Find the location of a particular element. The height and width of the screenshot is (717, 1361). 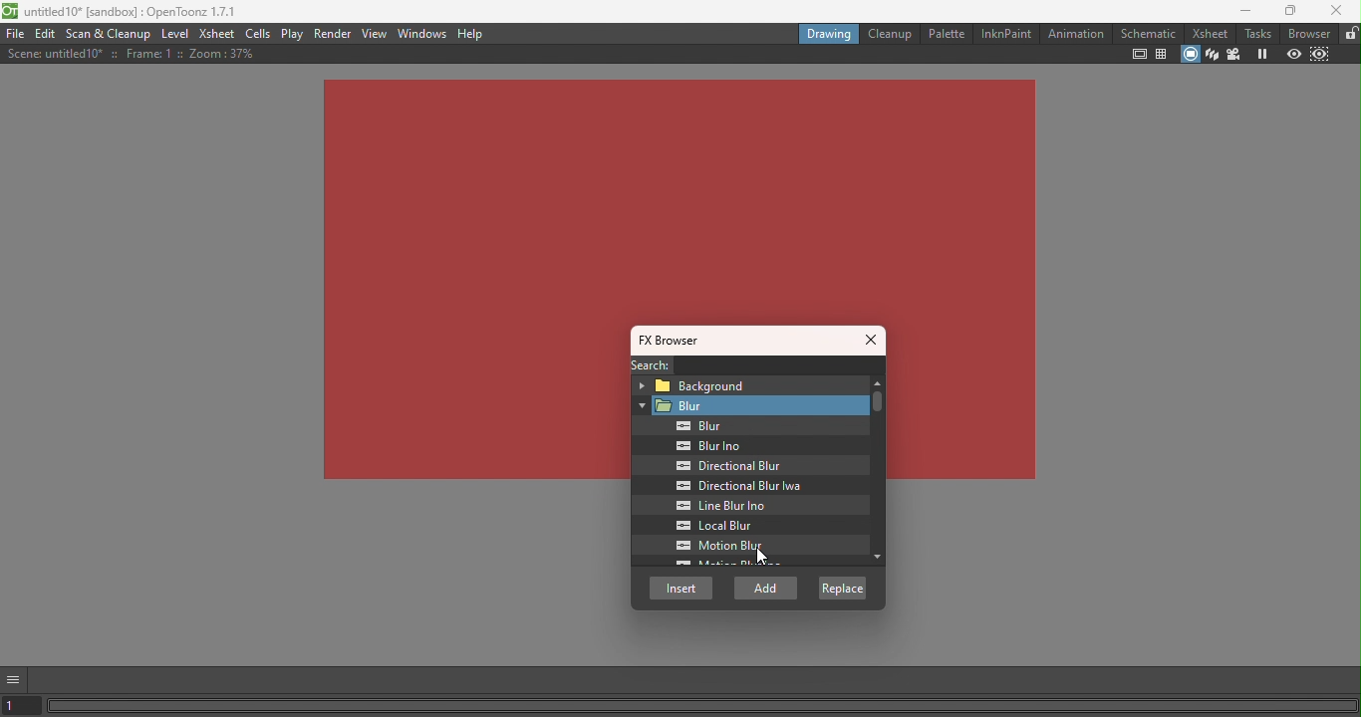

GUI show/hide is located at coordinates (14, 680).